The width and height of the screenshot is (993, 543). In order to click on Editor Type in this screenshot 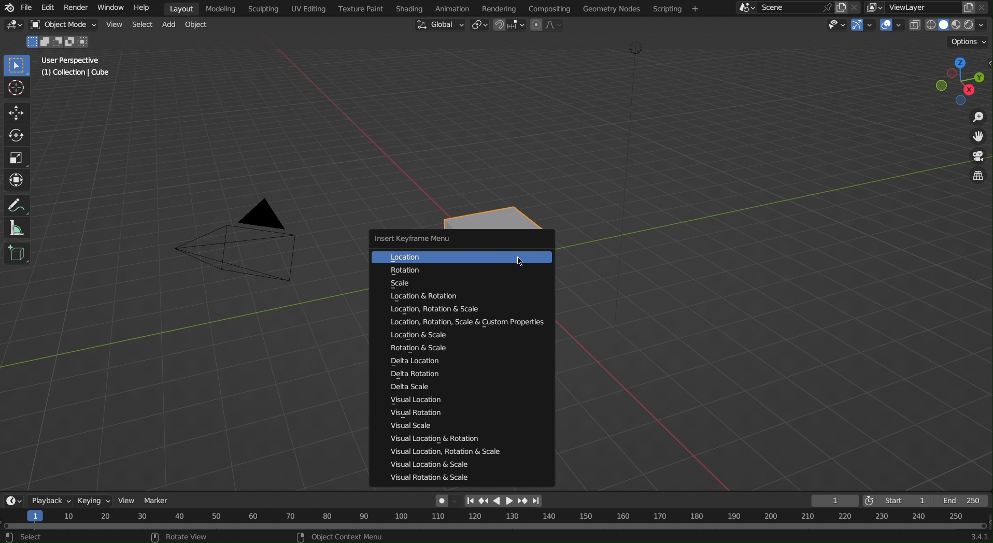, I will do `click(13, 24)`.